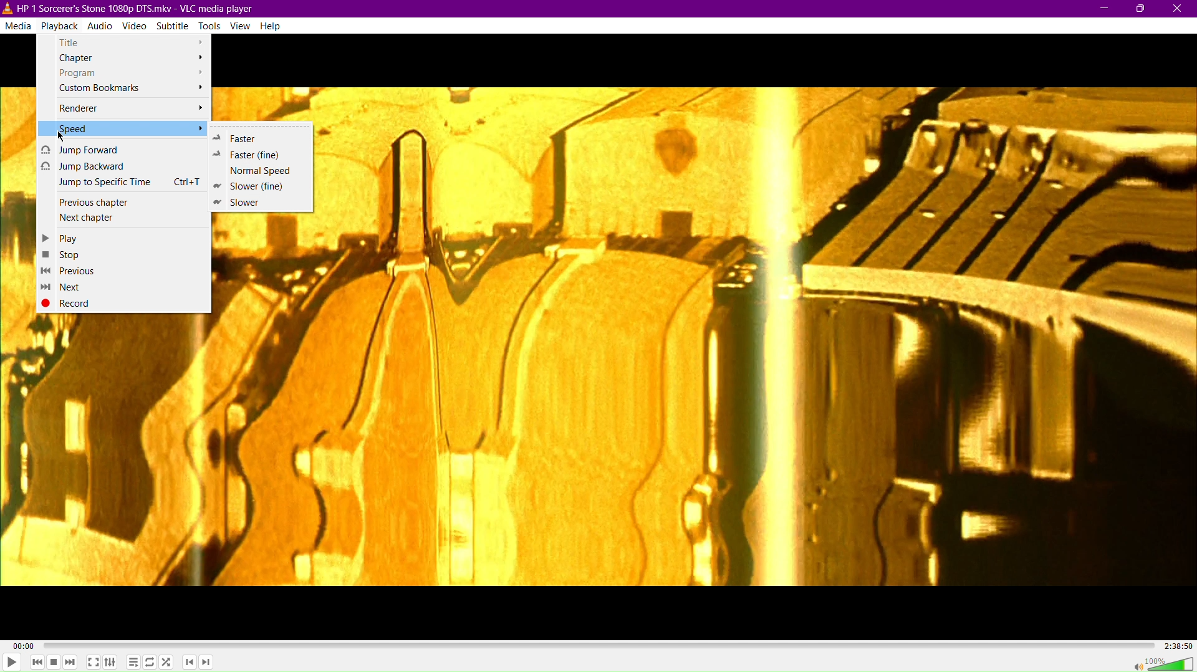  I want to click on Jump to Specific Time, so click(125, 182).